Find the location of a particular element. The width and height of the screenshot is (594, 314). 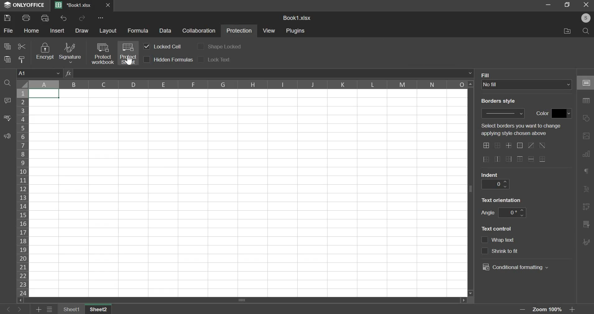

border options is located at coordinates (498, 146).